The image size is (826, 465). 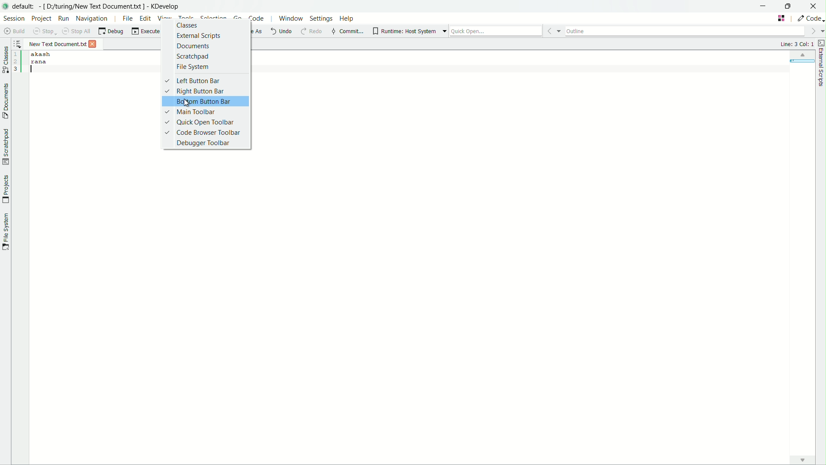 What do you see at coordinates (203, 143) in the screenshot?
I see `debugger toolbar` at bounding box center [203, 143].